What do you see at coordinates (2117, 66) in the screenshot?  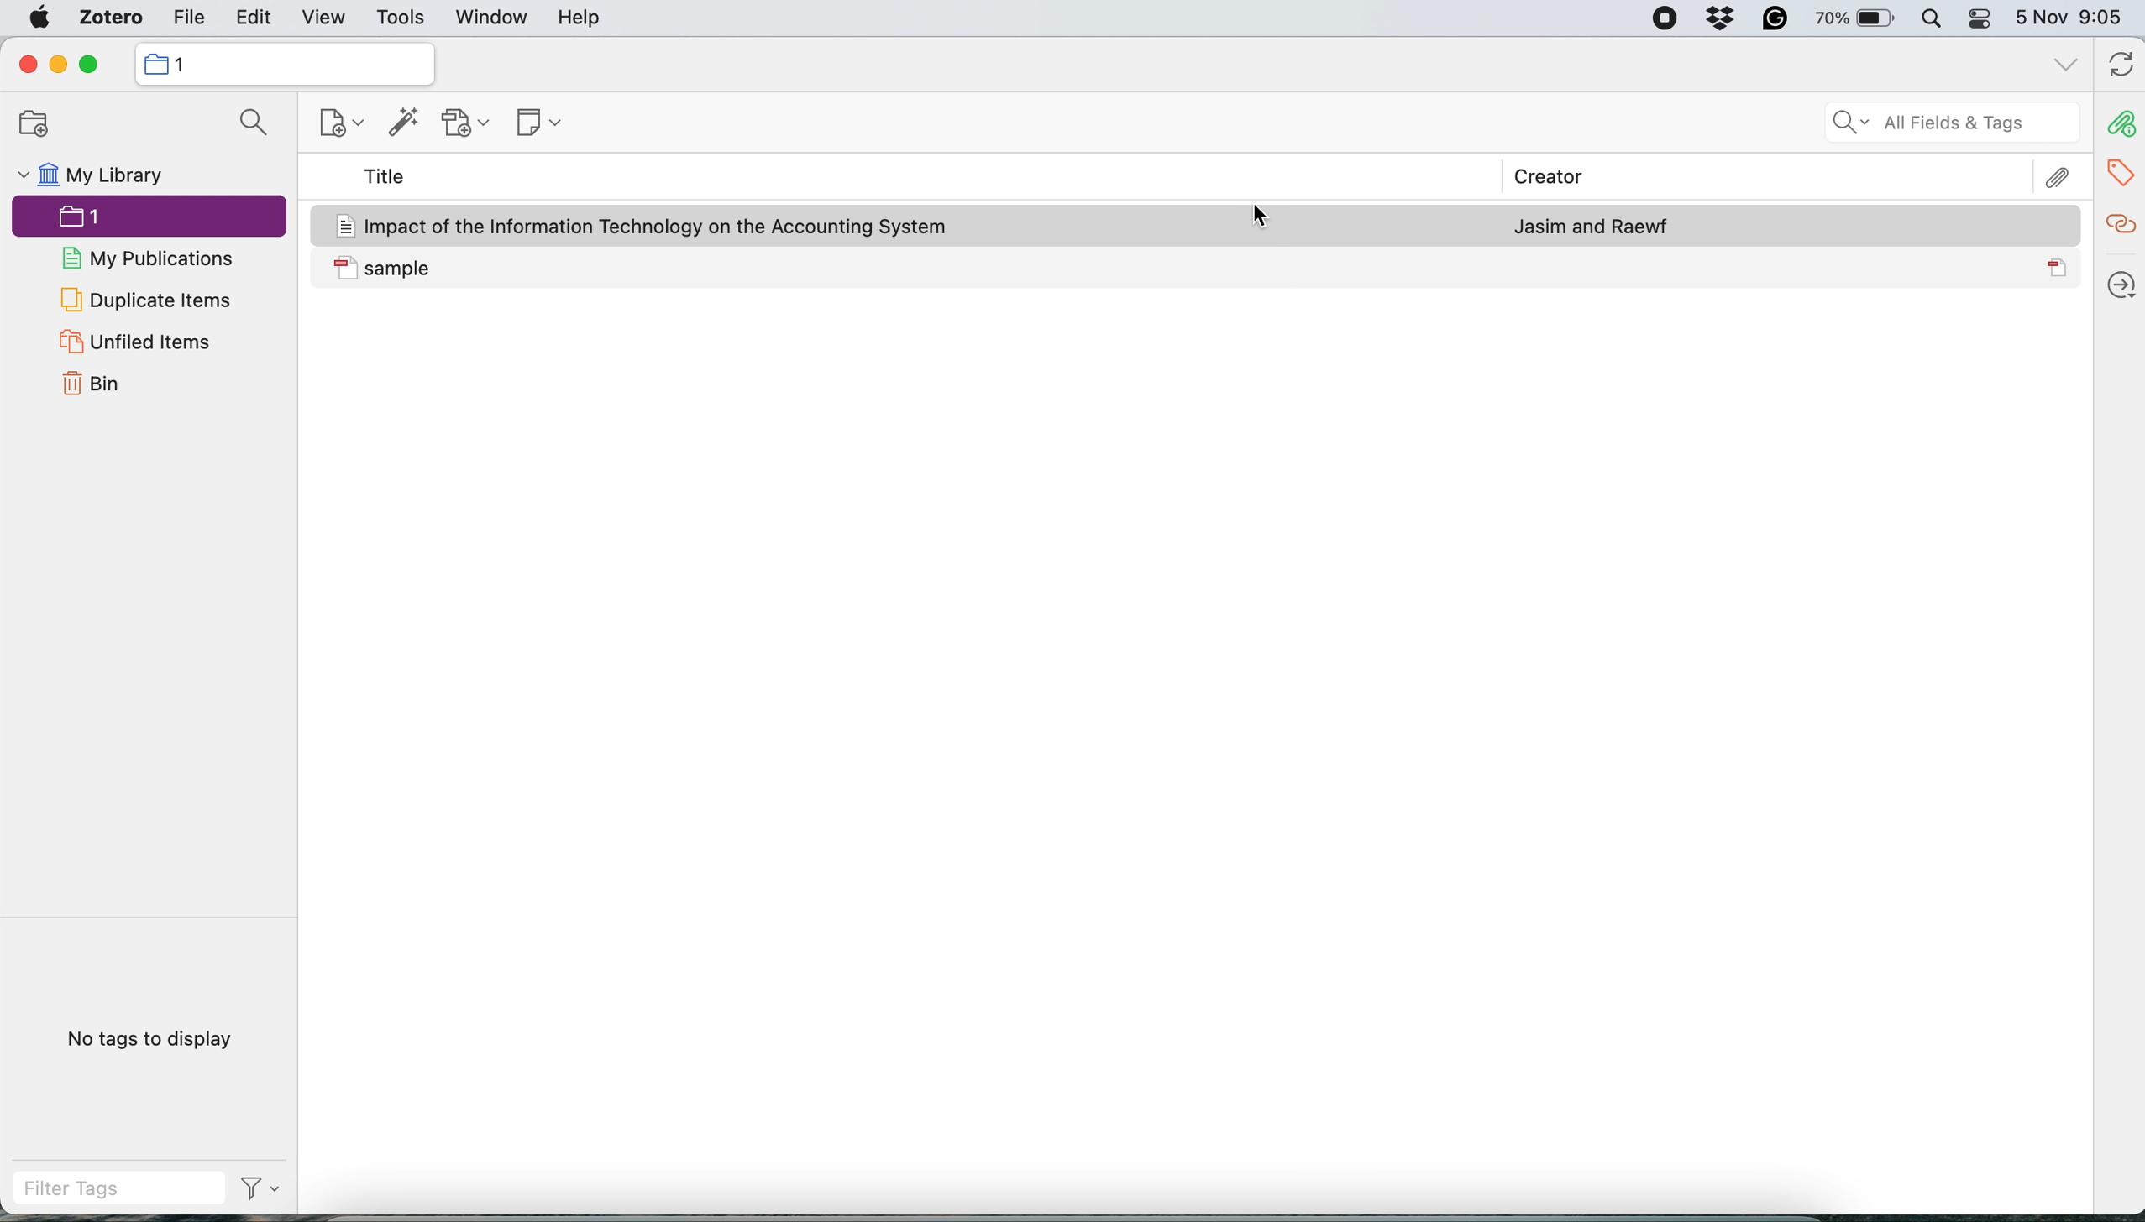 I see `refresh` at bounding box center [2117, 66].